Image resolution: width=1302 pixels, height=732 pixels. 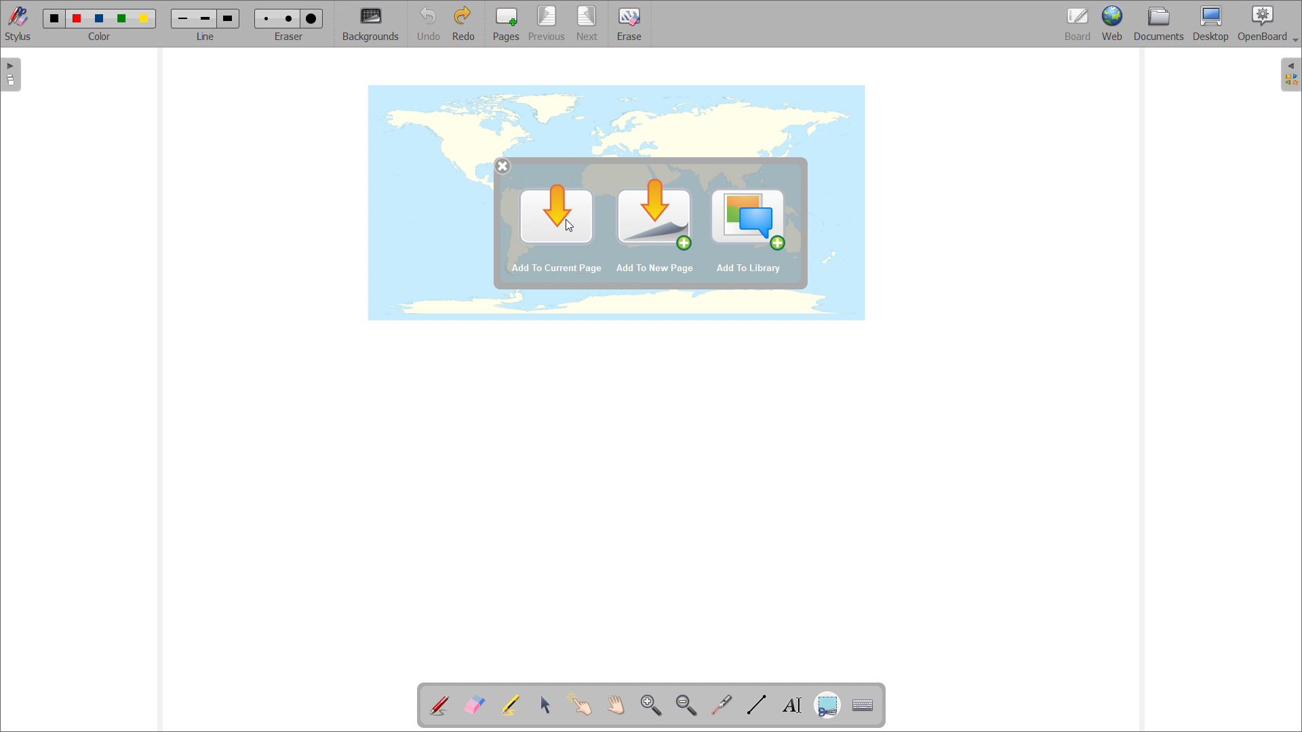 What do you see at coordinates (656, 268) in the screenshot?
I see `add to new page` at bounding box center [656, 268].